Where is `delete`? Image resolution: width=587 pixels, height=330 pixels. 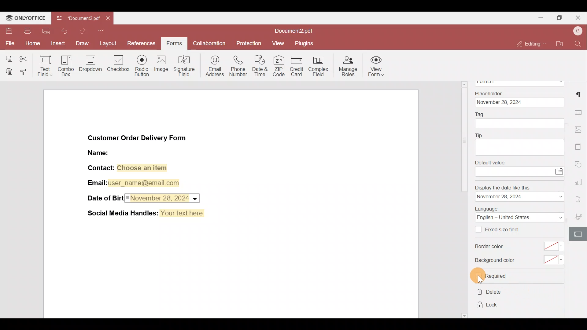
delete is located at coordinates (490, 292).